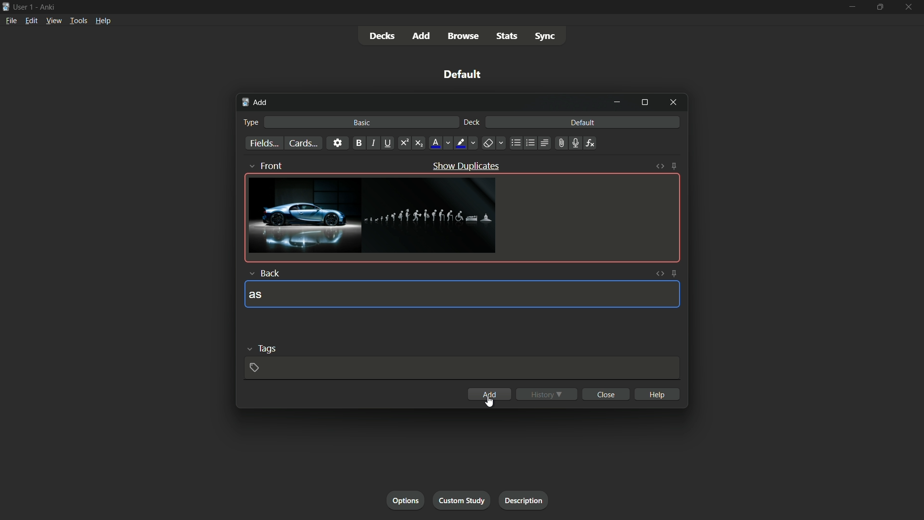 This screenshot has height=520, width=924. I want to click on edit menu, so click(33, 20).